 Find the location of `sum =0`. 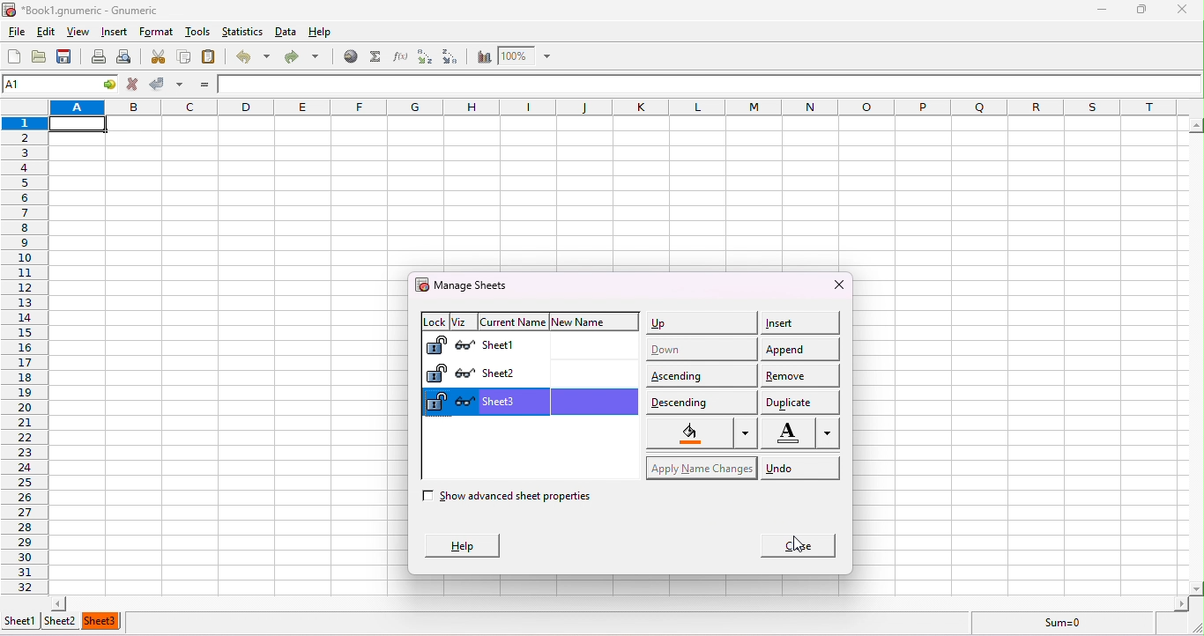

sum =0 is located at coordinates (1076, 625).